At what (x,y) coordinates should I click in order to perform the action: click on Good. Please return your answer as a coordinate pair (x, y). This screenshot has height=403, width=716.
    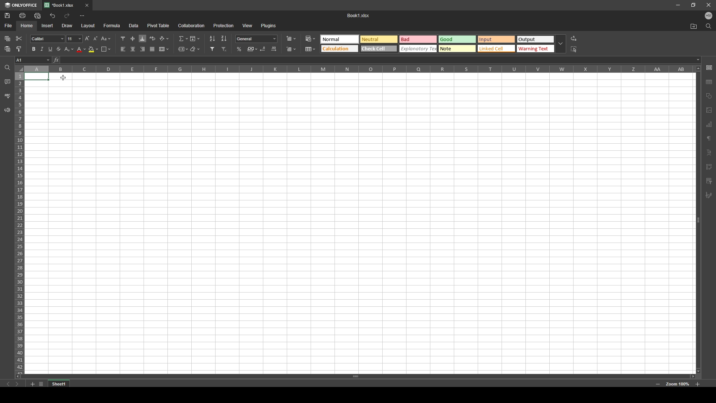
    Looking at the image, I should click on (458, 39).